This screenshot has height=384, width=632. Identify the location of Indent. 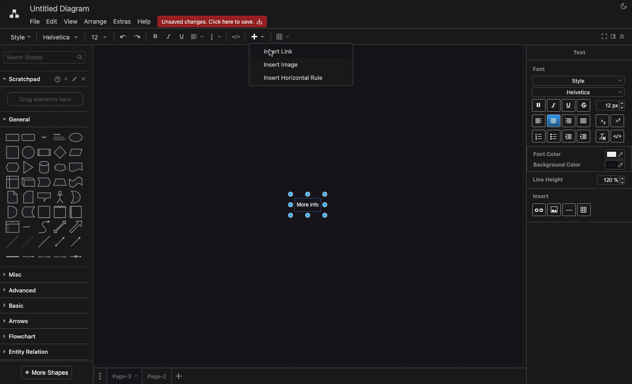
(585, 137).